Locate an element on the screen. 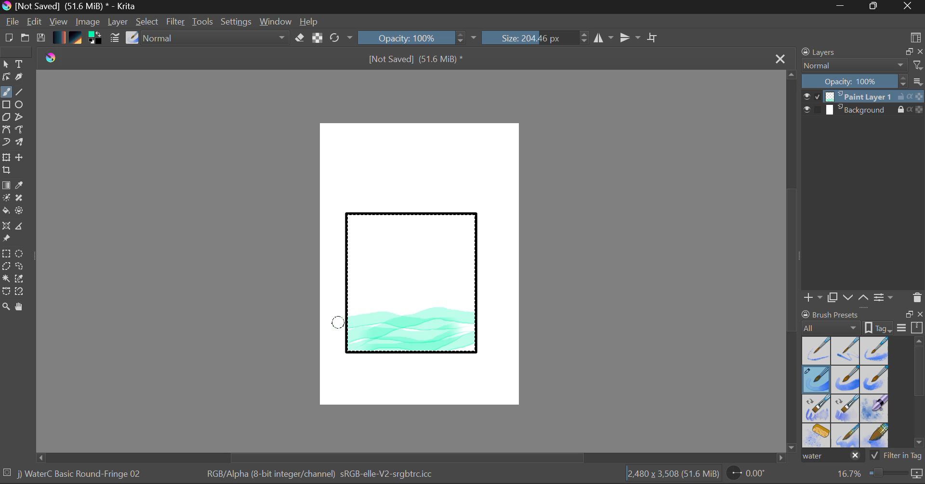 The height and width of the screenshot is (484, 925). Water C - Special Splats is located at coordinates (817, 435).